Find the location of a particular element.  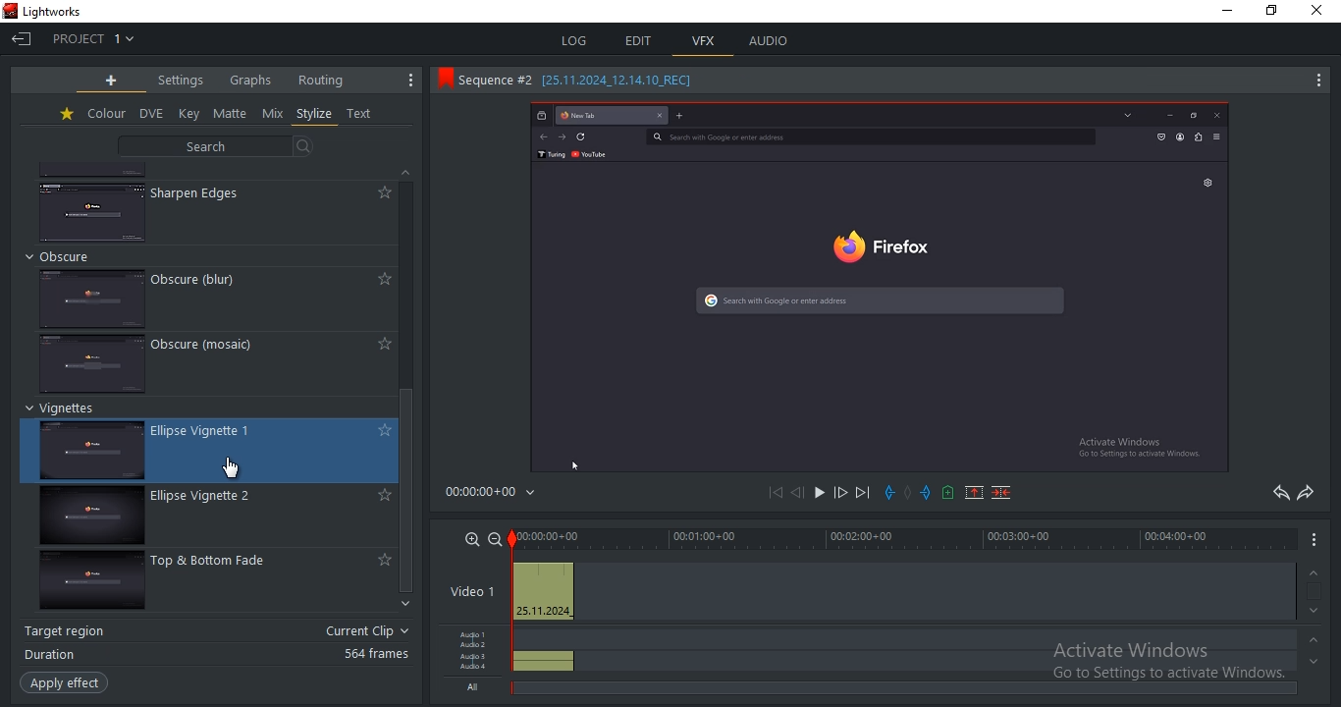

minimize is located at coordinates (1231, 12).